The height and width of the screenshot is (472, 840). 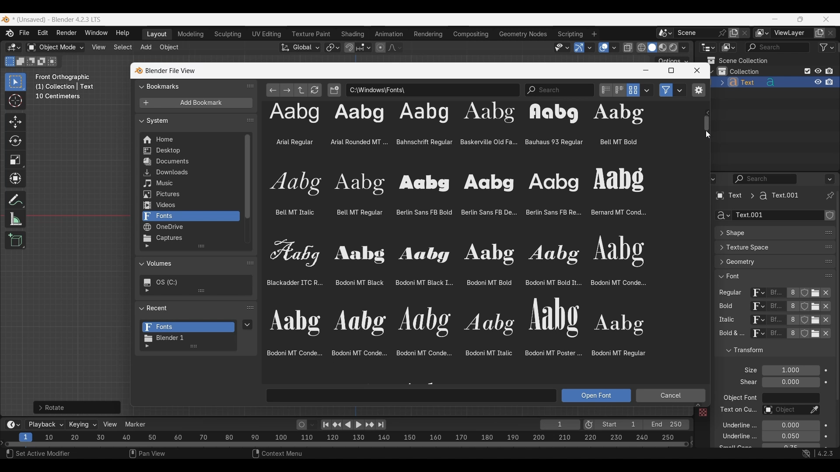 What do you see at coordinates (827, 47) in the screenshot?
I see `Filter` at bounding box center [827, 47].